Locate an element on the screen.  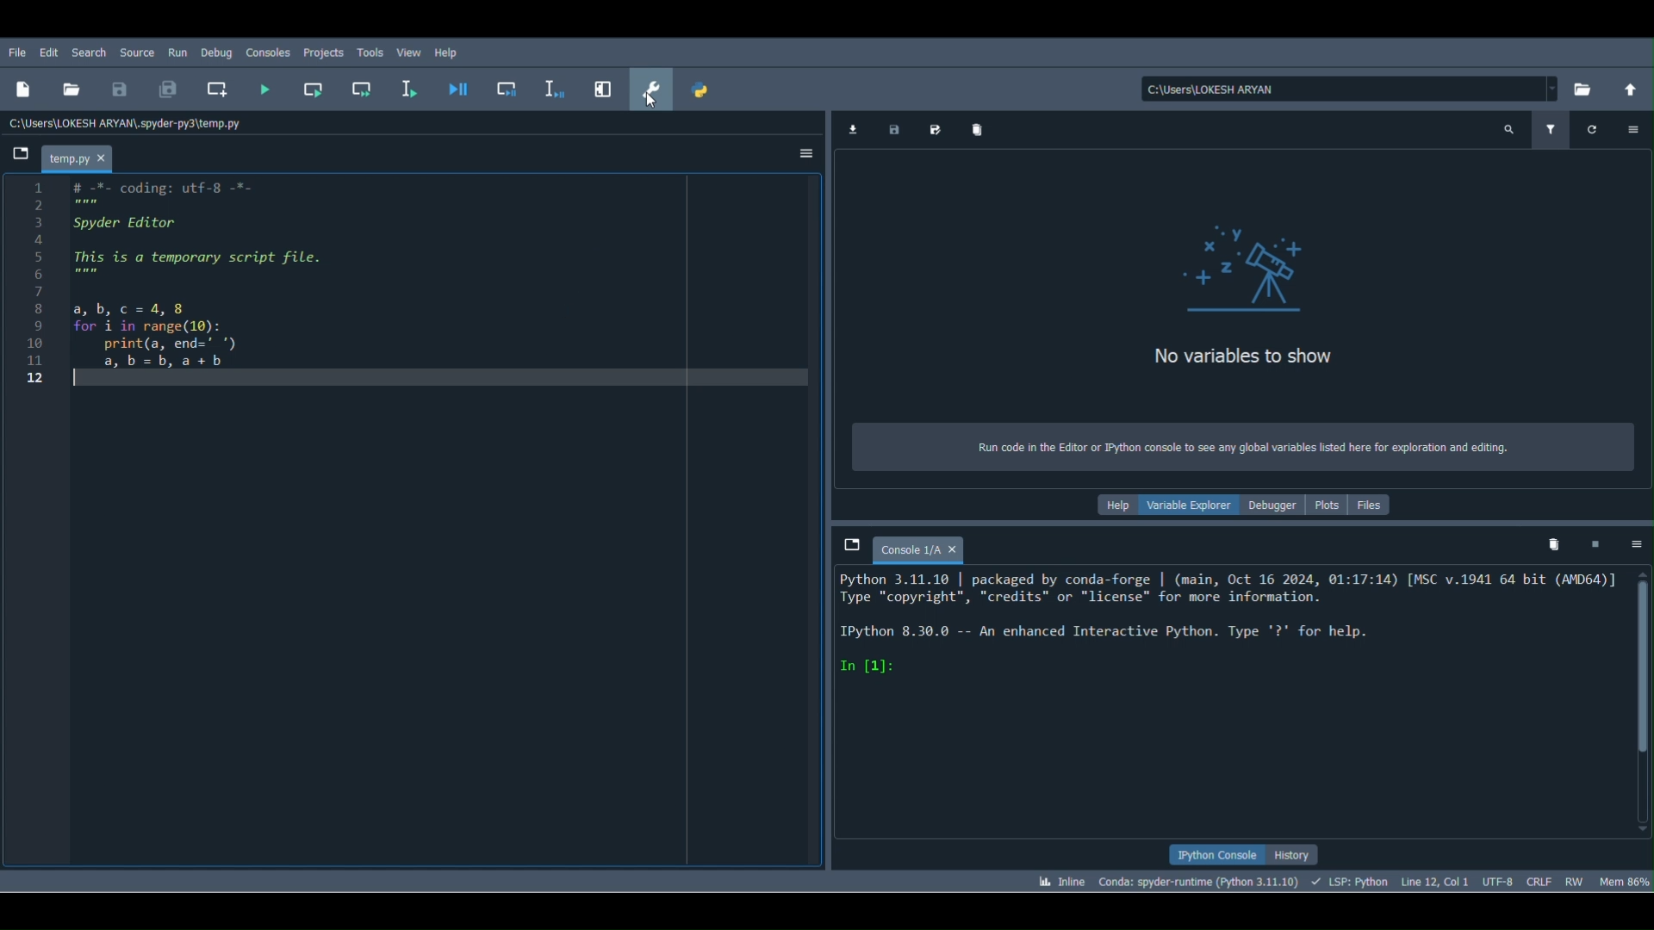
Run is located at coordinates (180, 56).